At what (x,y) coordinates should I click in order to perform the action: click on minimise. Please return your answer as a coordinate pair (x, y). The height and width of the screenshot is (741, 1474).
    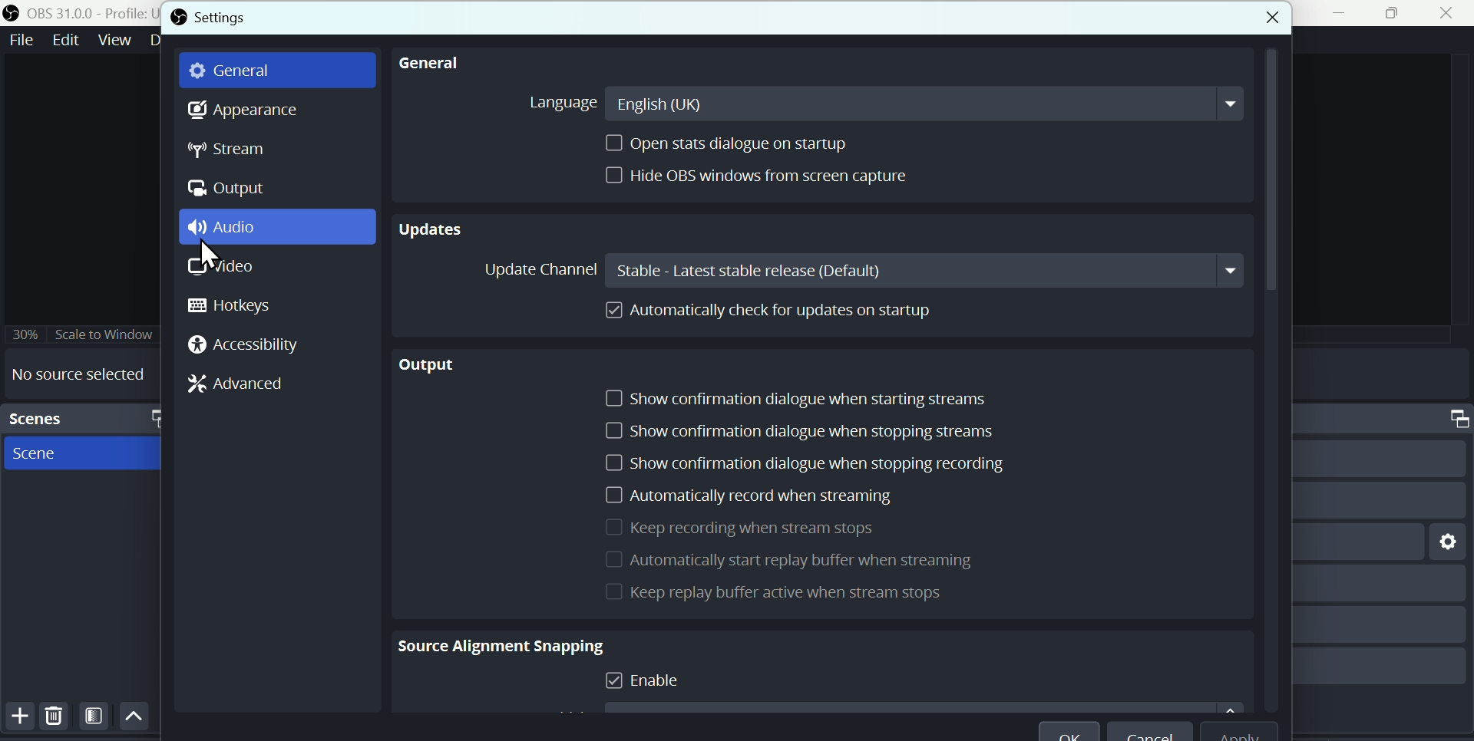
    Looking at the image, I should click on (1343, 13).